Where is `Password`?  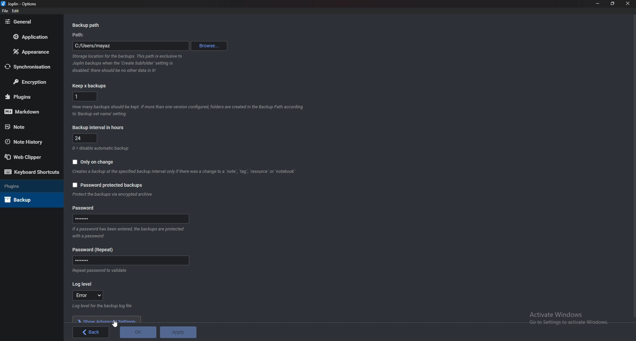 Password is located at coordinates (86, 208).